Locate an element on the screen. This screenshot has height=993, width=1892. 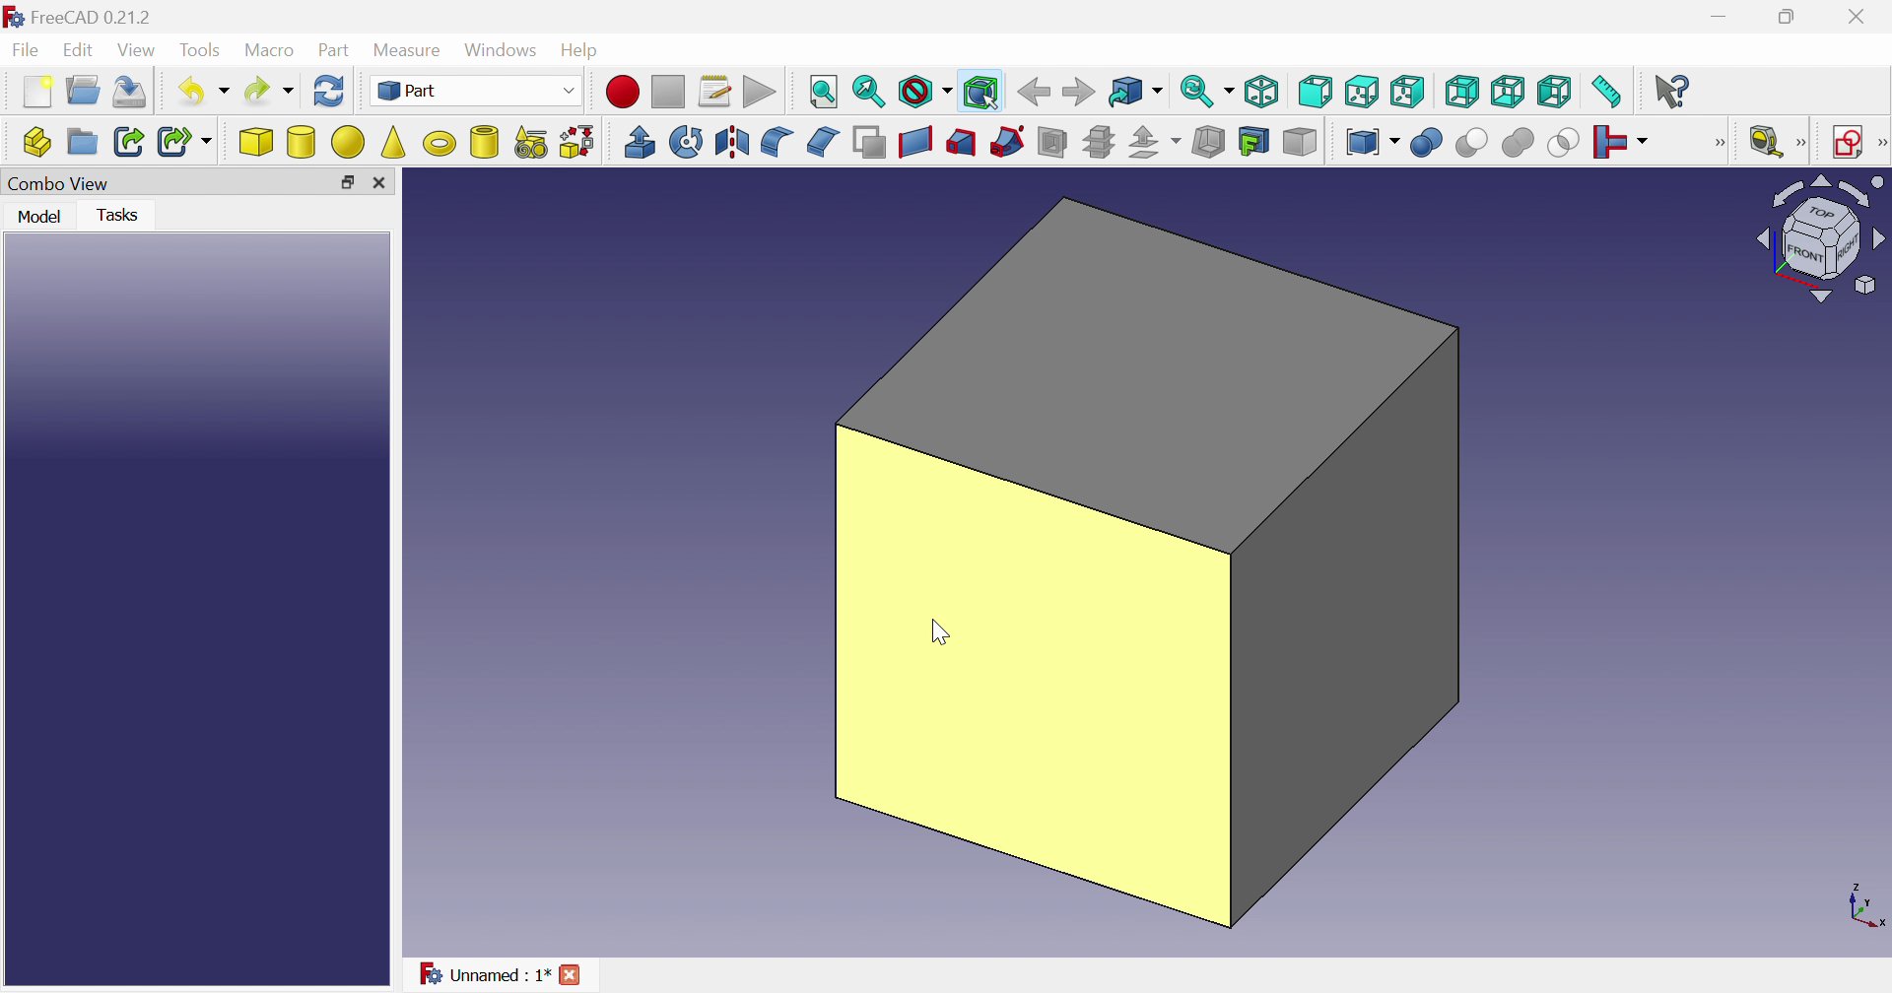
x, y axis is located at coordinates (1861, 905).